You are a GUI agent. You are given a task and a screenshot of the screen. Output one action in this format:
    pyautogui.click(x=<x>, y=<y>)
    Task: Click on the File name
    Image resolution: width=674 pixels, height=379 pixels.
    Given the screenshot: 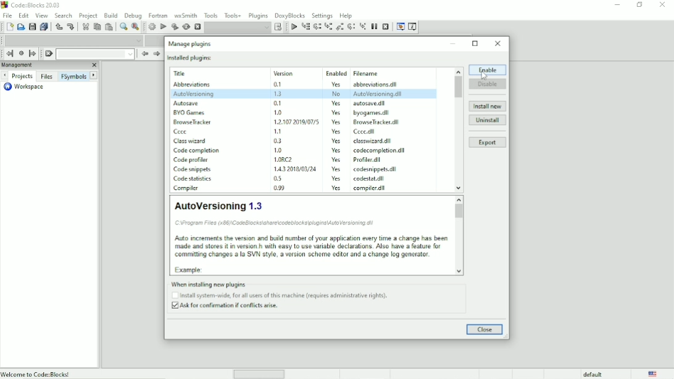 What is the action you would take?
    pyautogui.click(x=381, y=73)
    